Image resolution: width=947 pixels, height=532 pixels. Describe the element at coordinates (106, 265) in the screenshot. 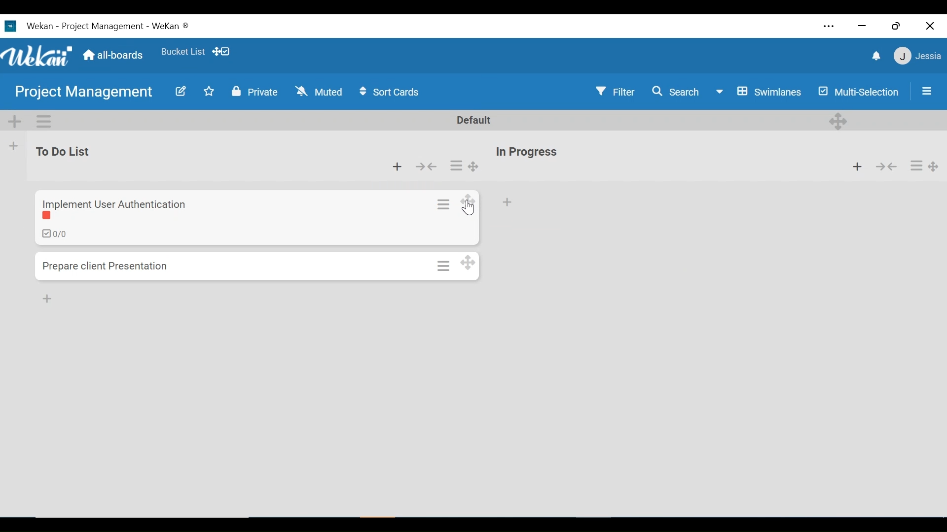

I see `prepare client presentation` at that location.